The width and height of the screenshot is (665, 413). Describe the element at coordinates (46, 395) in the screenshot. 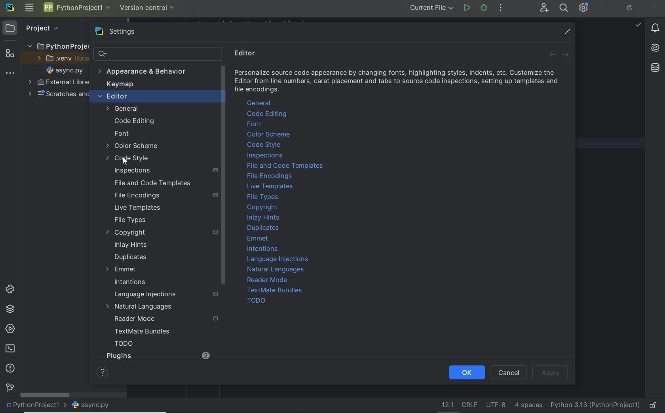

I see `scrollbar` at that location.